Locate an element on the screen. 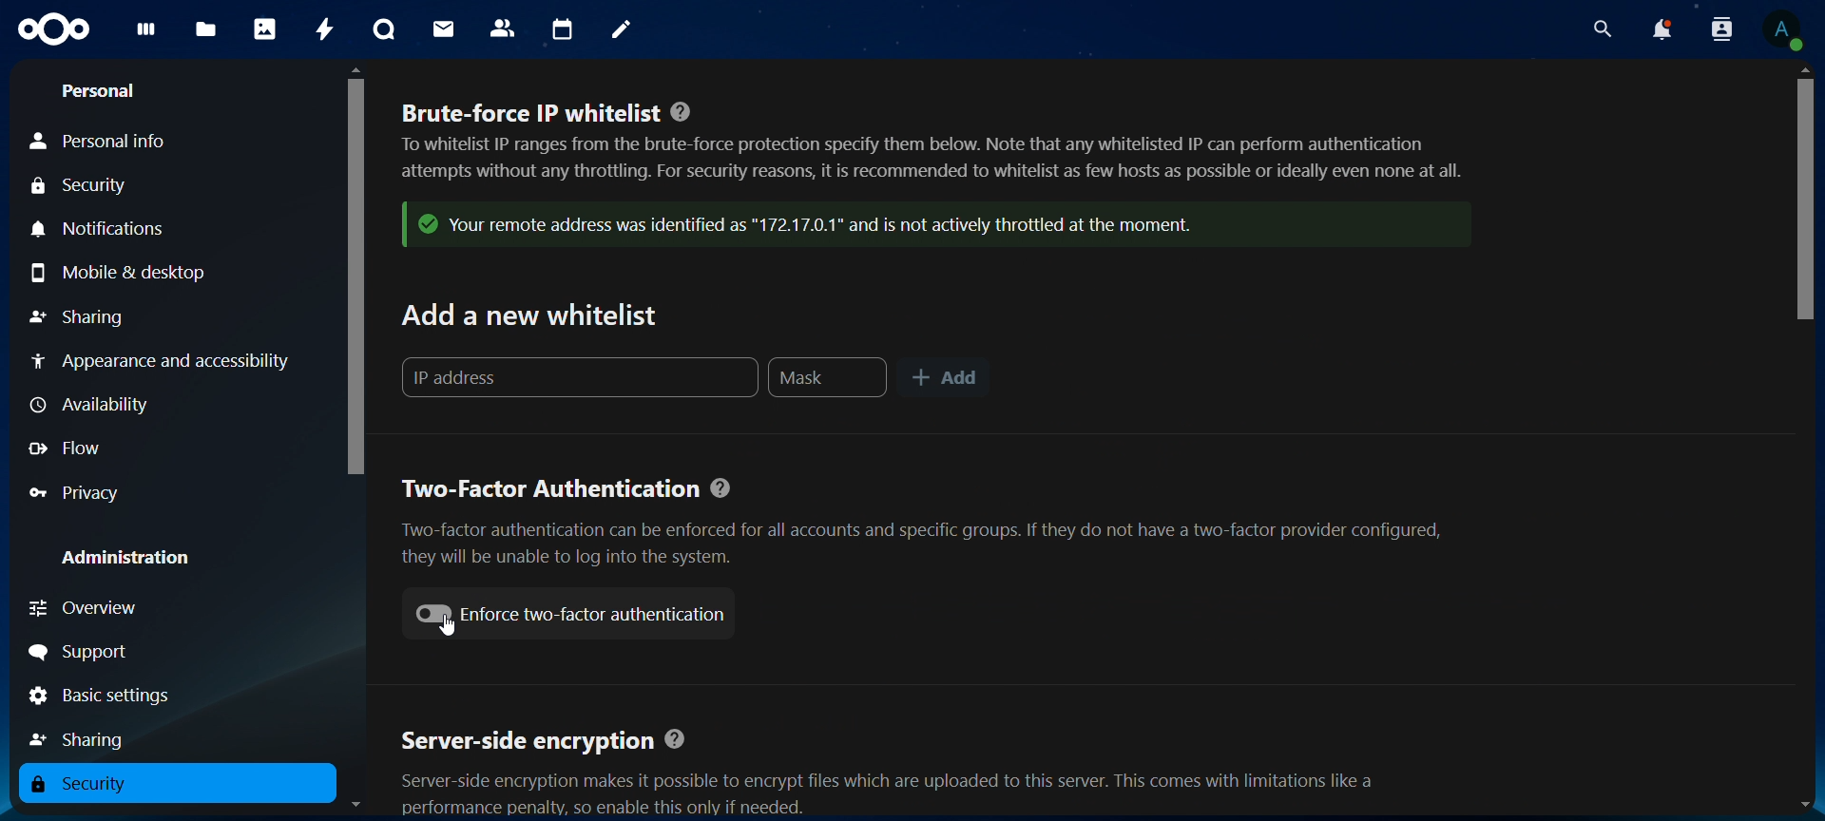 This screenshot has height=821, width=1825. brute-force IP whitelist is located at coordinates (929, 151).